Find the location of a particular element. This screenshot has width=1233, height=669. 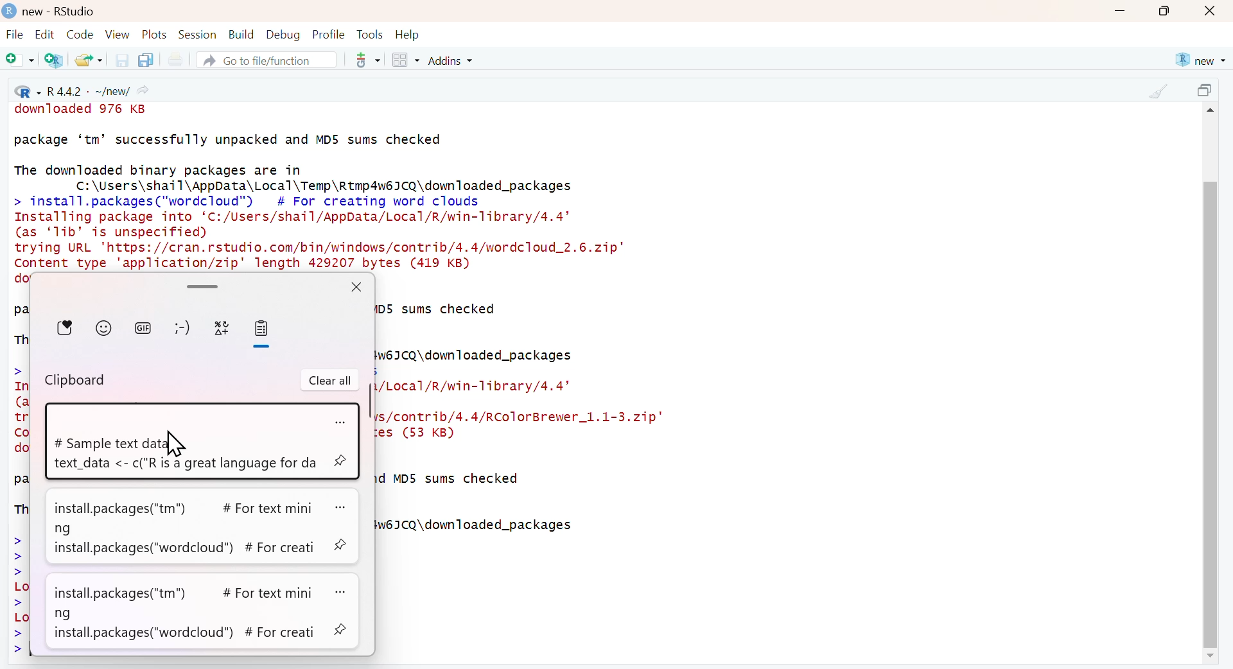

scroll bar is located at coordinates (204, 286).